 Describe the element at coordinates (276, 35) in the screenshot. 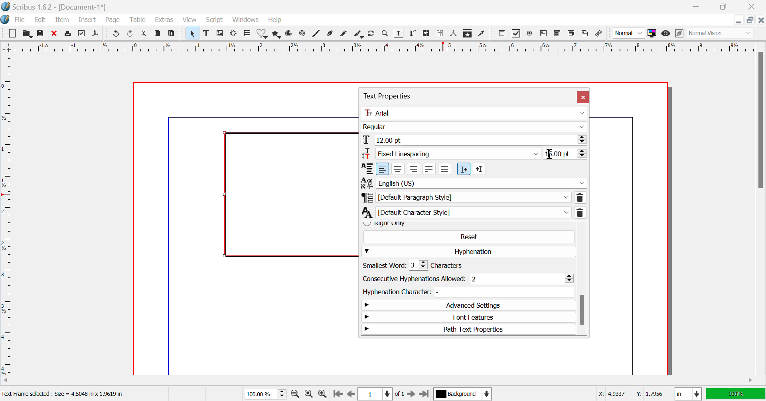

I see `Polygons` at that location.